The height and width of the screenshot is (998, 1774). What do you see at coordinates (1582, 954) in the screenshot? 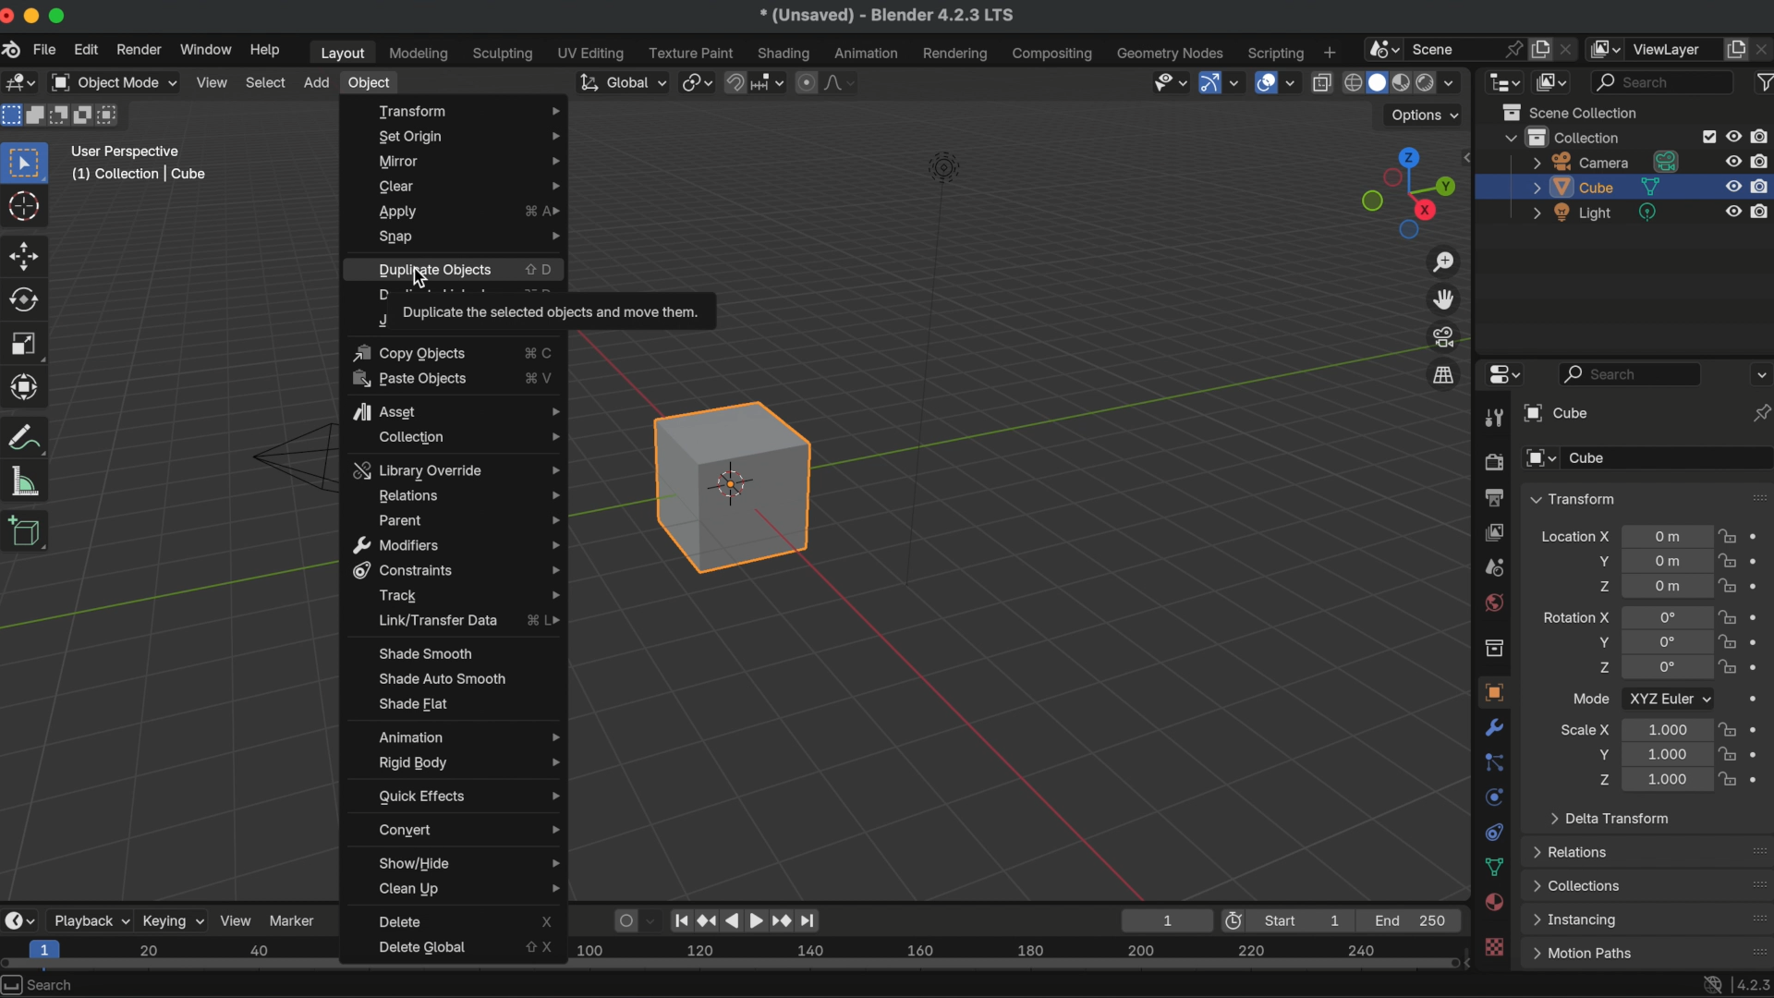
I see `` at bounding box center [1582, 954].